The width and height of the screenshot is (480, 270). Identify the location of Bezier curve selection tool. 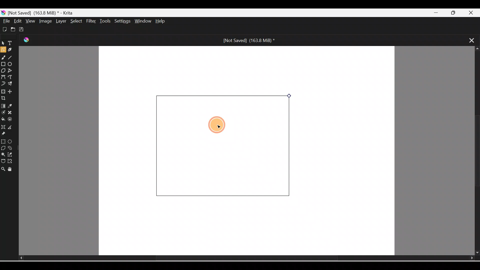
(3, 160).